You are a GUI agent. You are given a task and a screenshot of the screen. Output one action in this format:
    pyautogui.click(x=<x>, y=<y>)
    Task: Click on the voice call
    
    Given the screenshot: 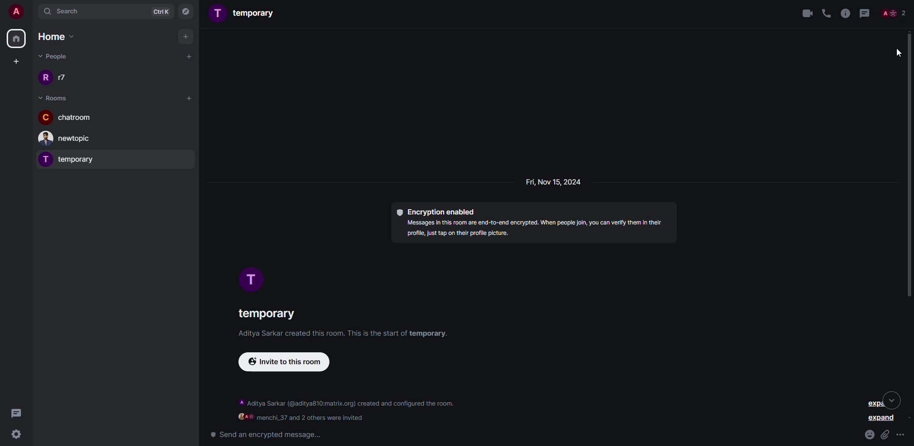 What is the action you would take?
    pyautogui.click(x=825, y=13)
    